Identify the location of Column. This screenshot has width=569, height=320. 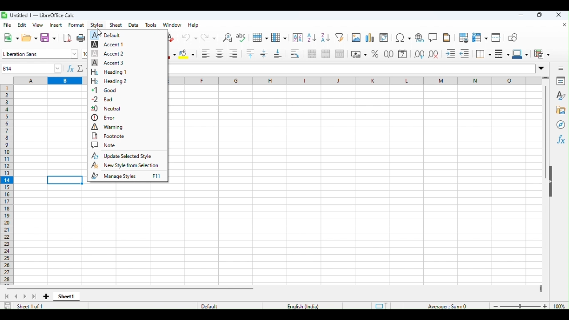
(279, 37).